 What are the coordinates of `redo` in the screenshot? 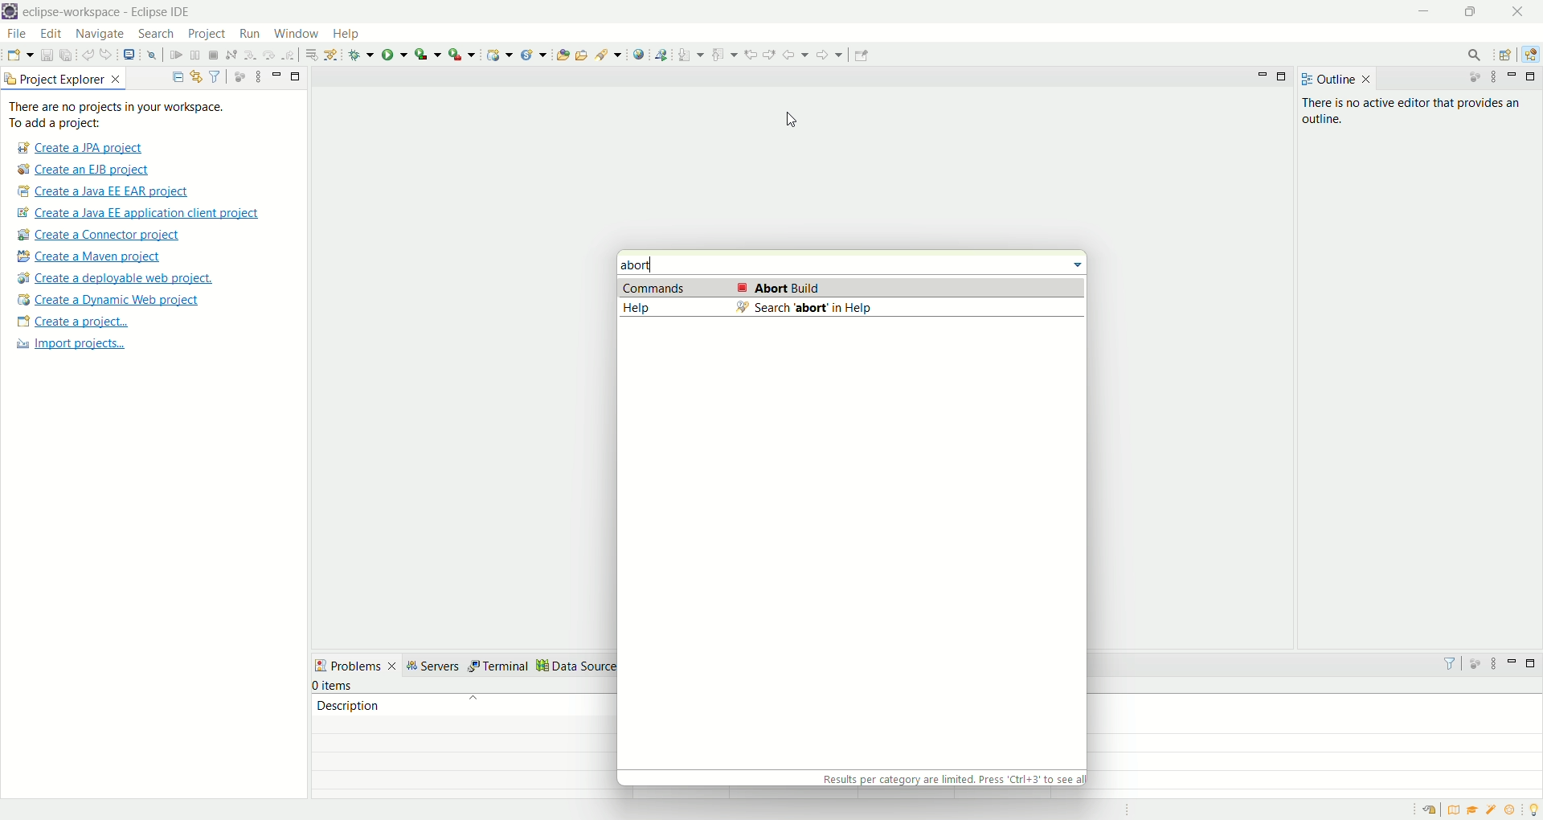 It's located at (106, 54).